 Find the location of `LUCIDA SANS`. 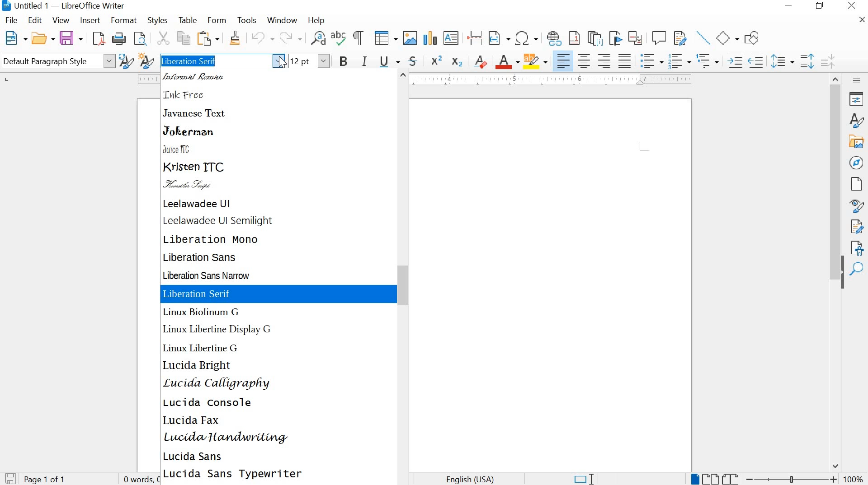

LUCIDA SANS is located at coordinates (196, 457).